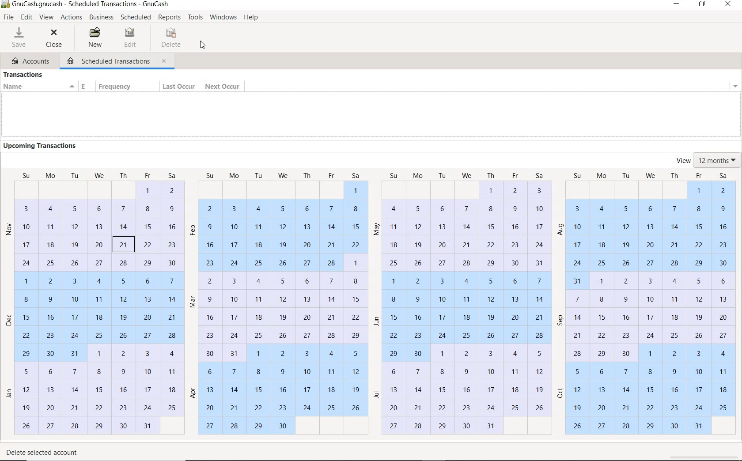  I want to click on SAVE, so click(19, 38).